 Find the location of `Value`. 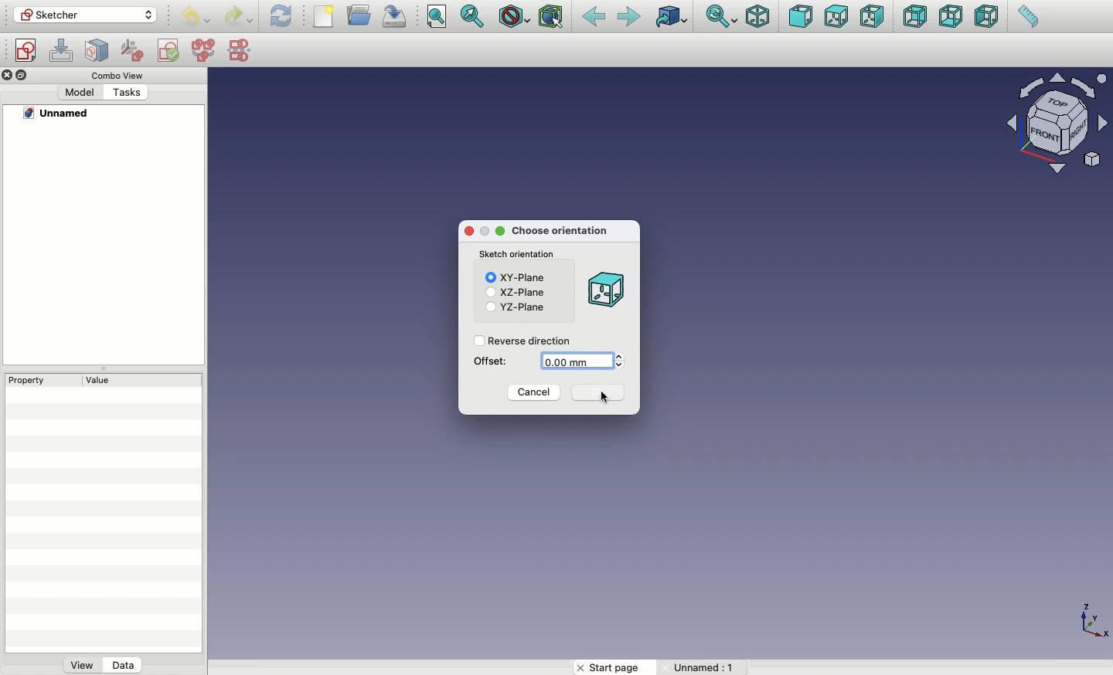

Value is located at coordinates (94, 382).